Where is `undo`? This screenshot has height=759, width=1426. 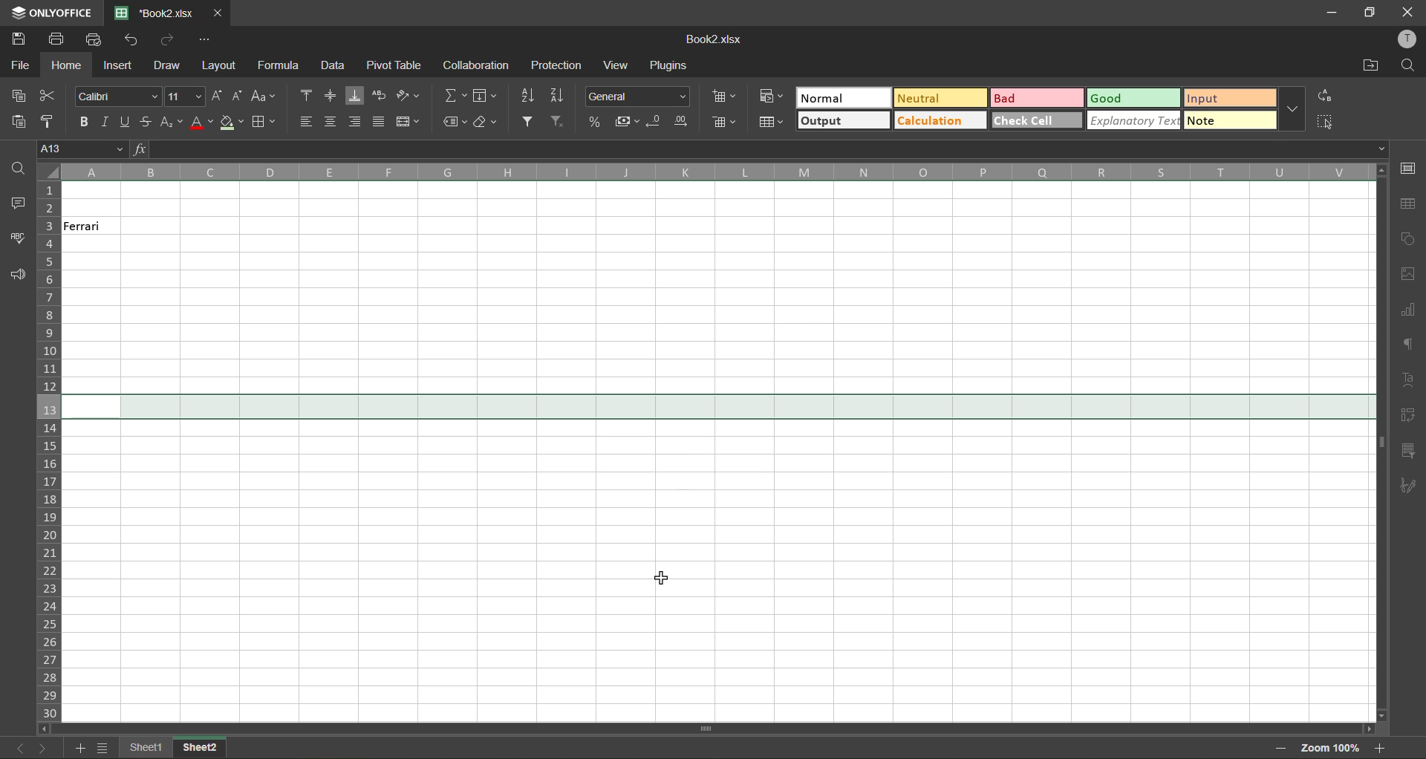
undo is located at coordinates (137, 42).